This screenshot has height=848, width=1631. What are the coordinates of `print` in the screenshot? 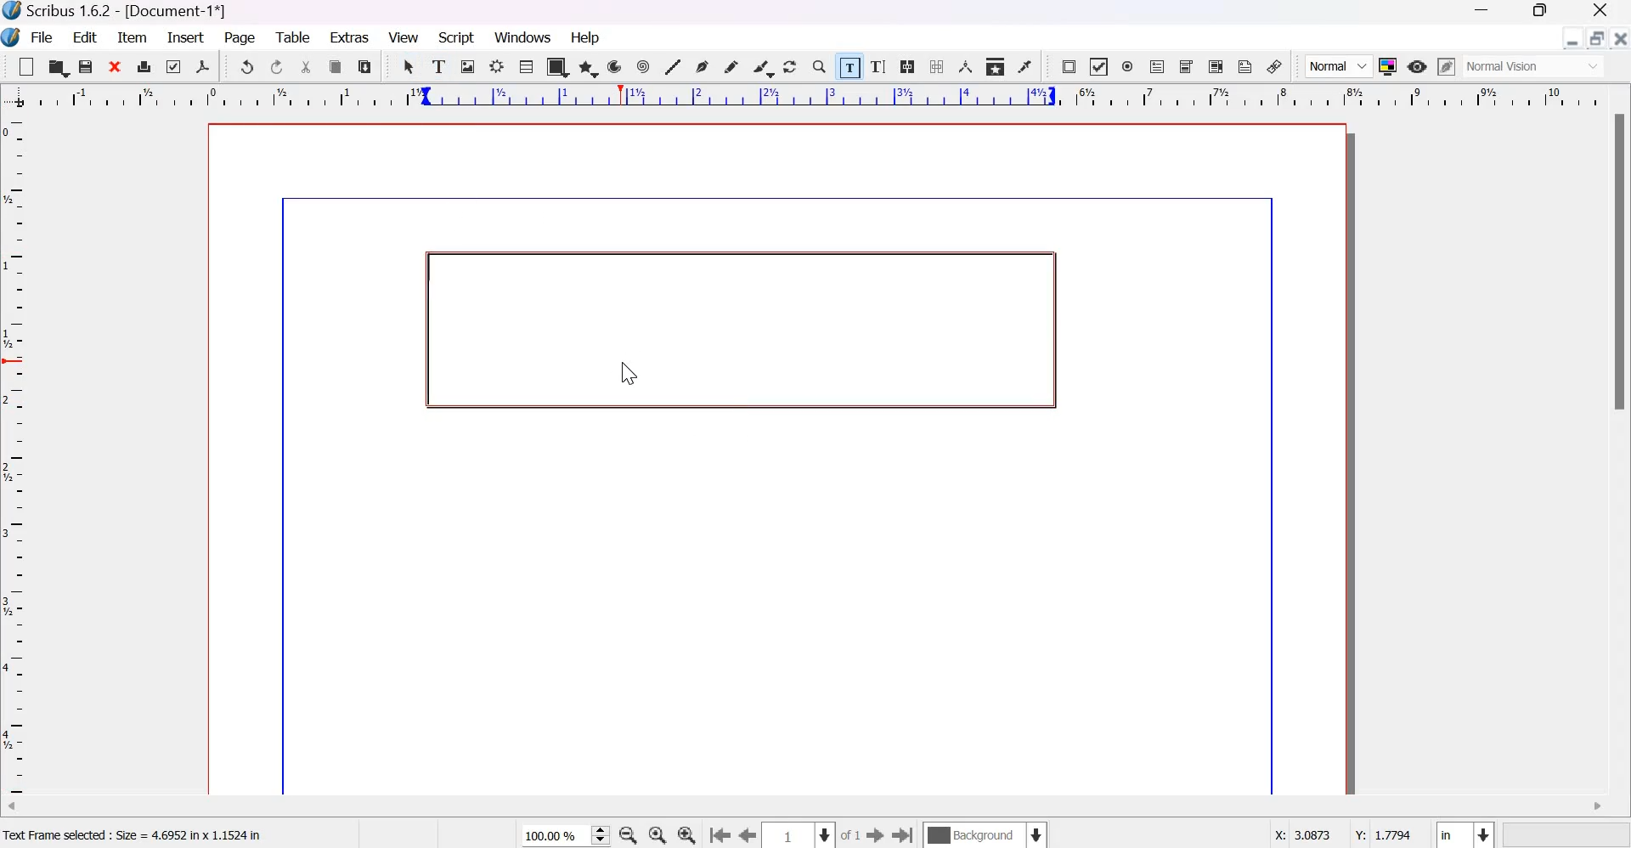 It's located at (144, 65).